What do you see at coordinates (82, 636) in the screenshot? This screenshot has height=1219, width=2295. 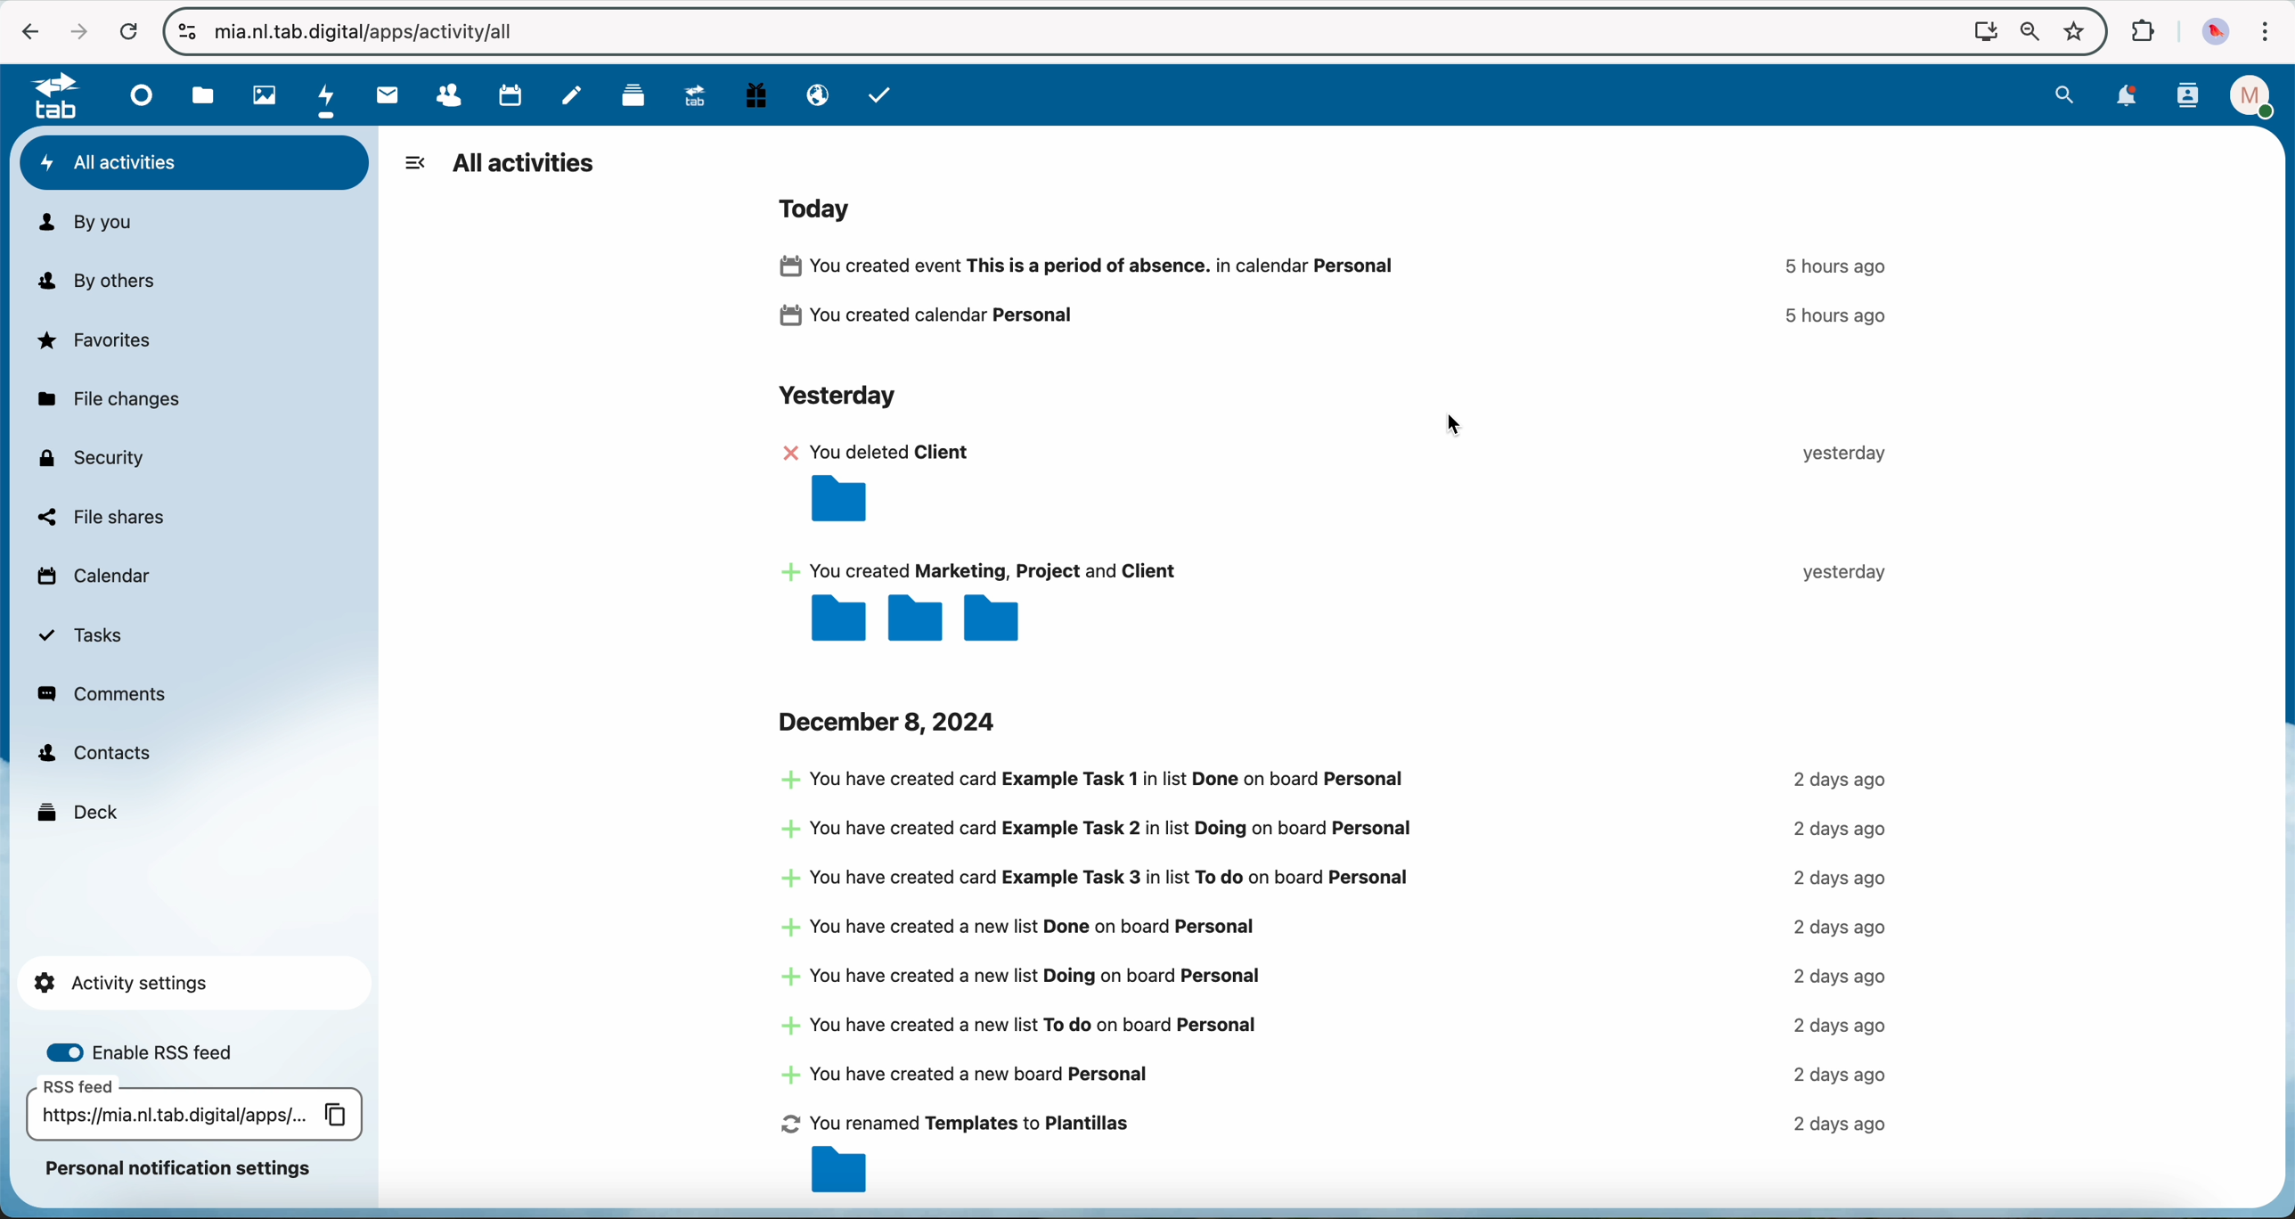 I see `tasks` at bounding box center [82, 636].